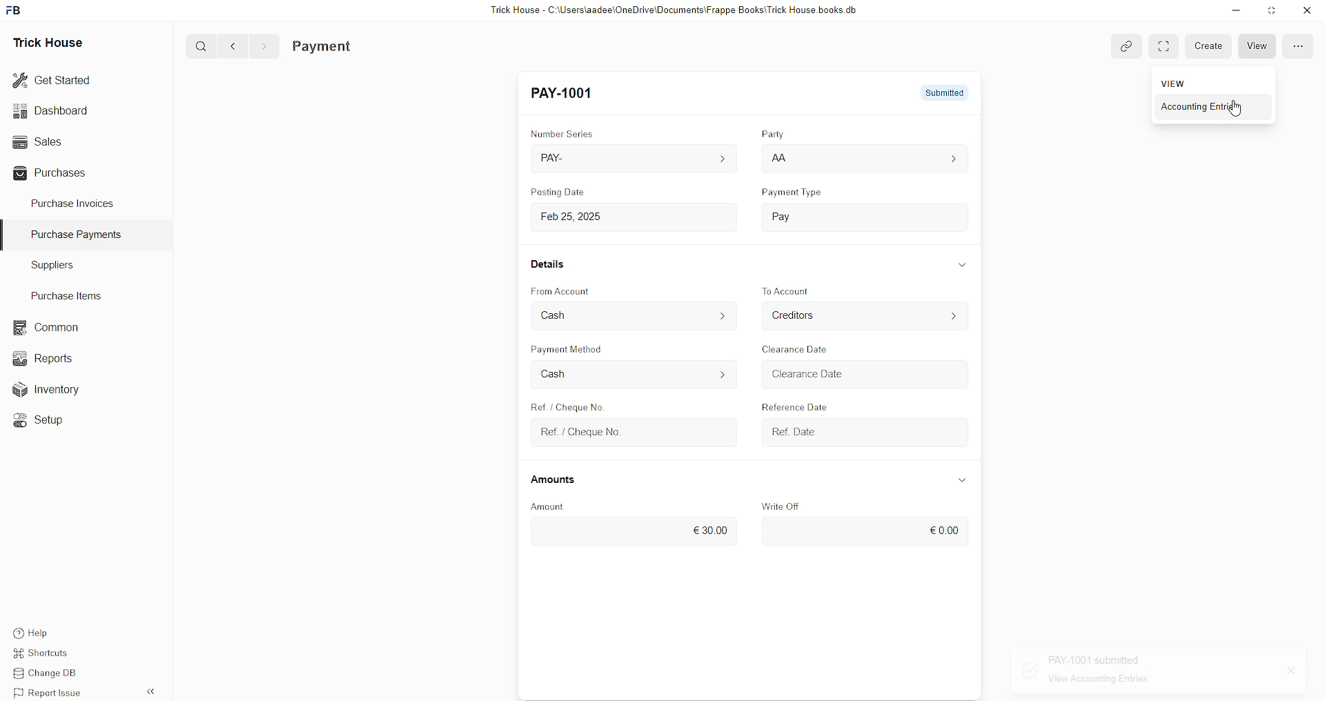  What do you see at coordinates (43, 420) in the screenshot?
I see `«© Setup` at bounding box center [43, 420].